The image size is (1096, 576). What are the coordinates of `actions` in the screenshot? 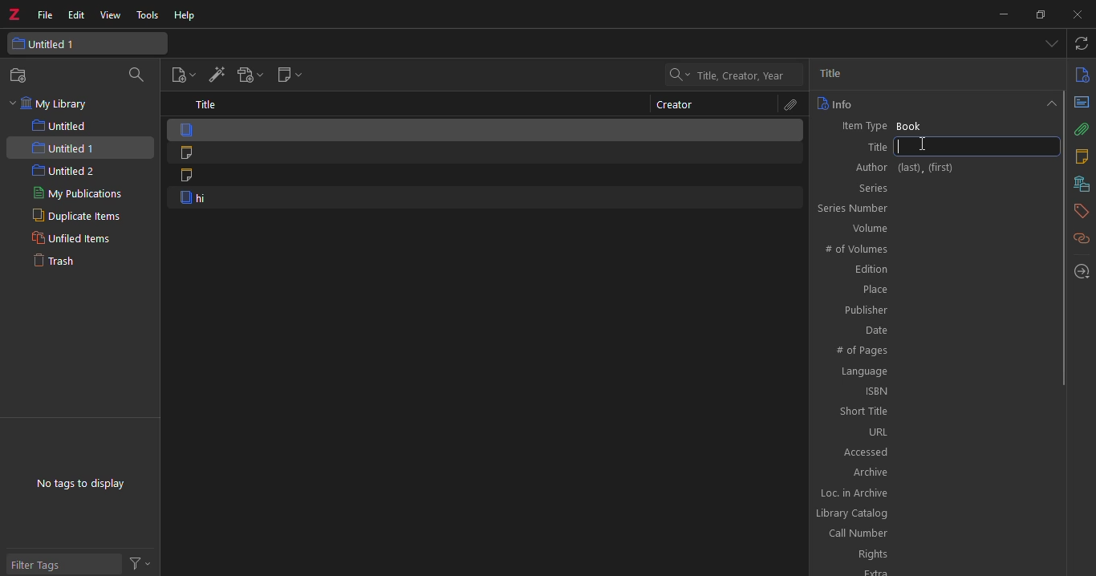 It's located at (144, 562).